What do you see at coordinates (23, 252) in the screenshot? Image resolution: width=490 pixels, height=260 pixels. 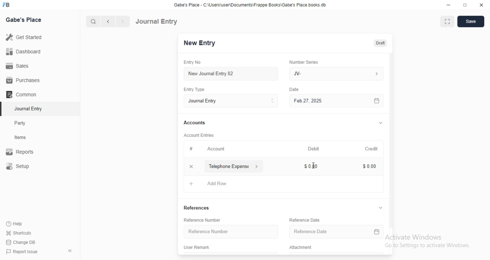 I see `| Report Issue` at bounding box center [23, 252].